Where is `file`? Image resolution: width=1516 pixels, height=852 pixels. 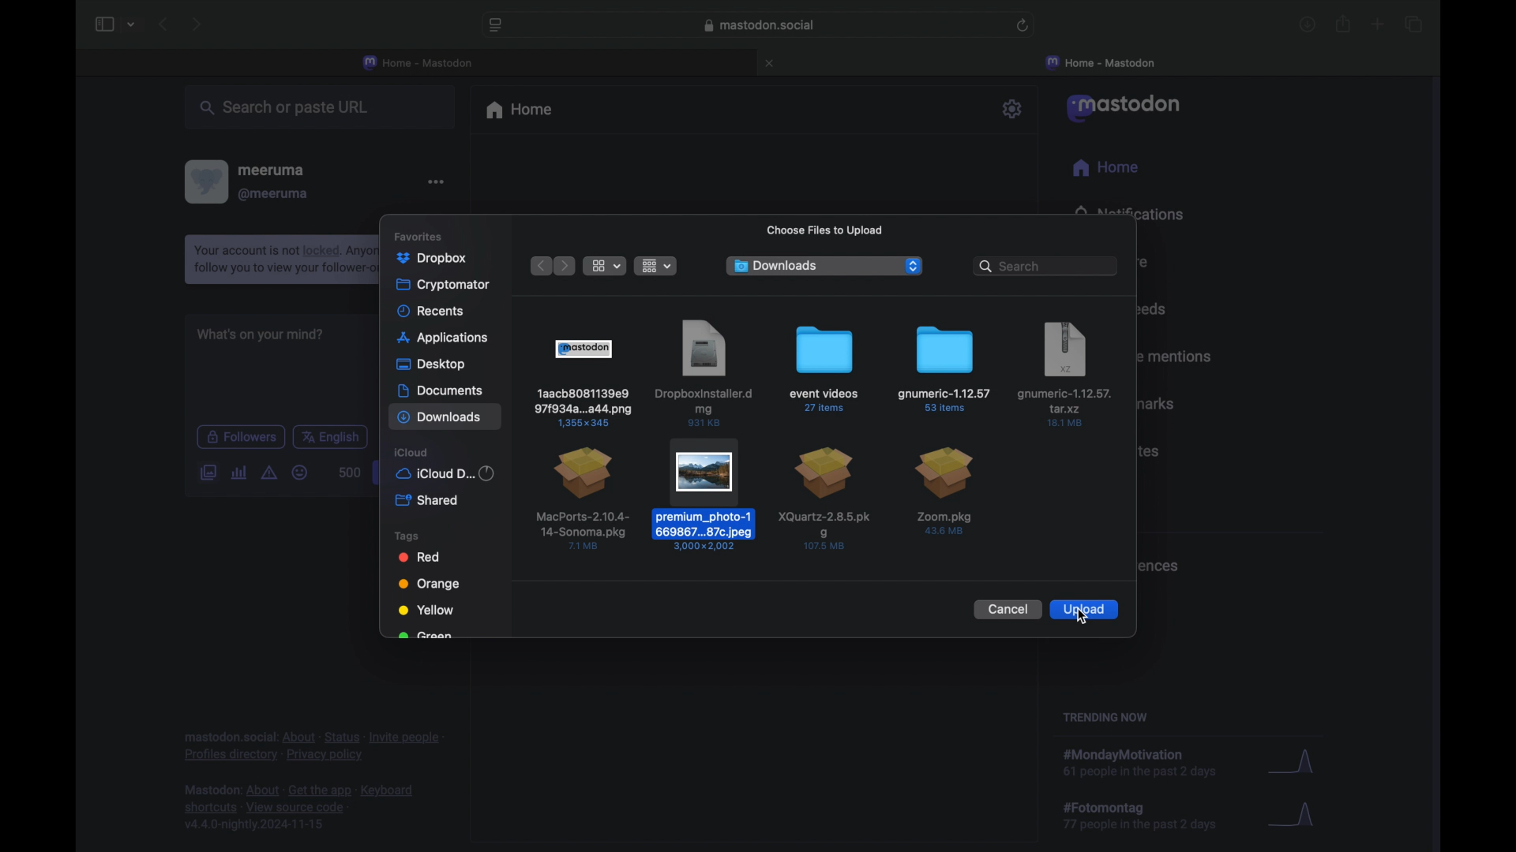
file is located at coordinates (581, 498).